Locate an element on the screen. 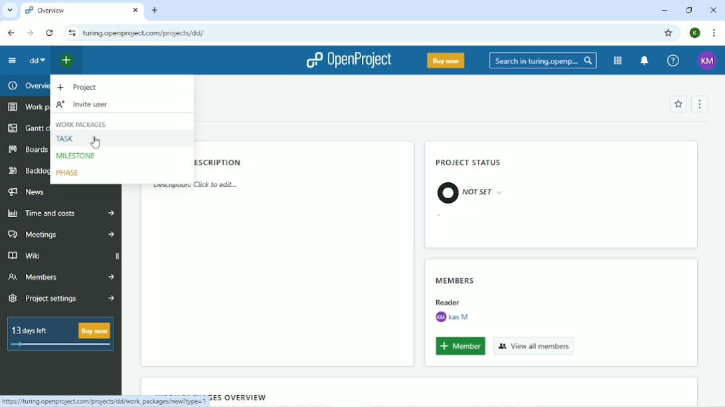 This screenshot has height=407, width=725. Close is located at coordinates (714, 10).